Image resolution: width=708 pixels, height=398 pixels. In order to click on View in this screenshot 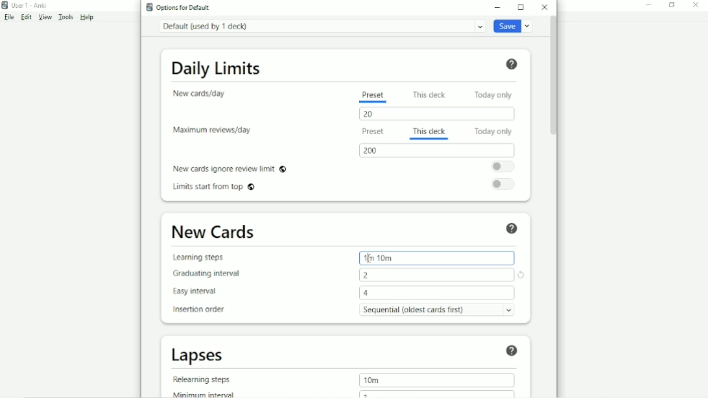, I will do `click(45, 18)`.